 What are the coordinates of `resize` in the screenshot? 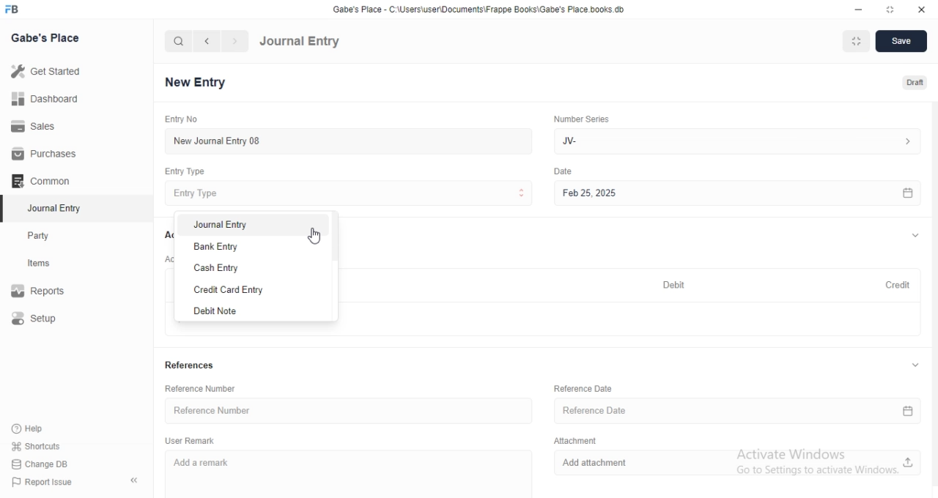 It's located at (887, 9).